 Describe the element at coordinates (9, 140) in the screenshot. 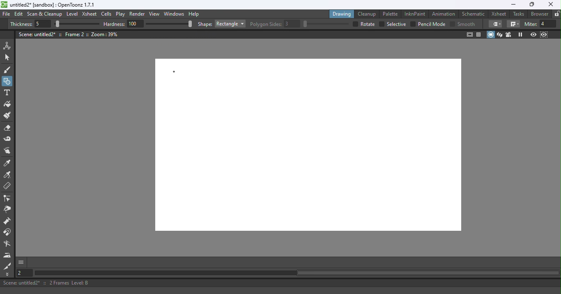

I see `Tape tool` at that location.